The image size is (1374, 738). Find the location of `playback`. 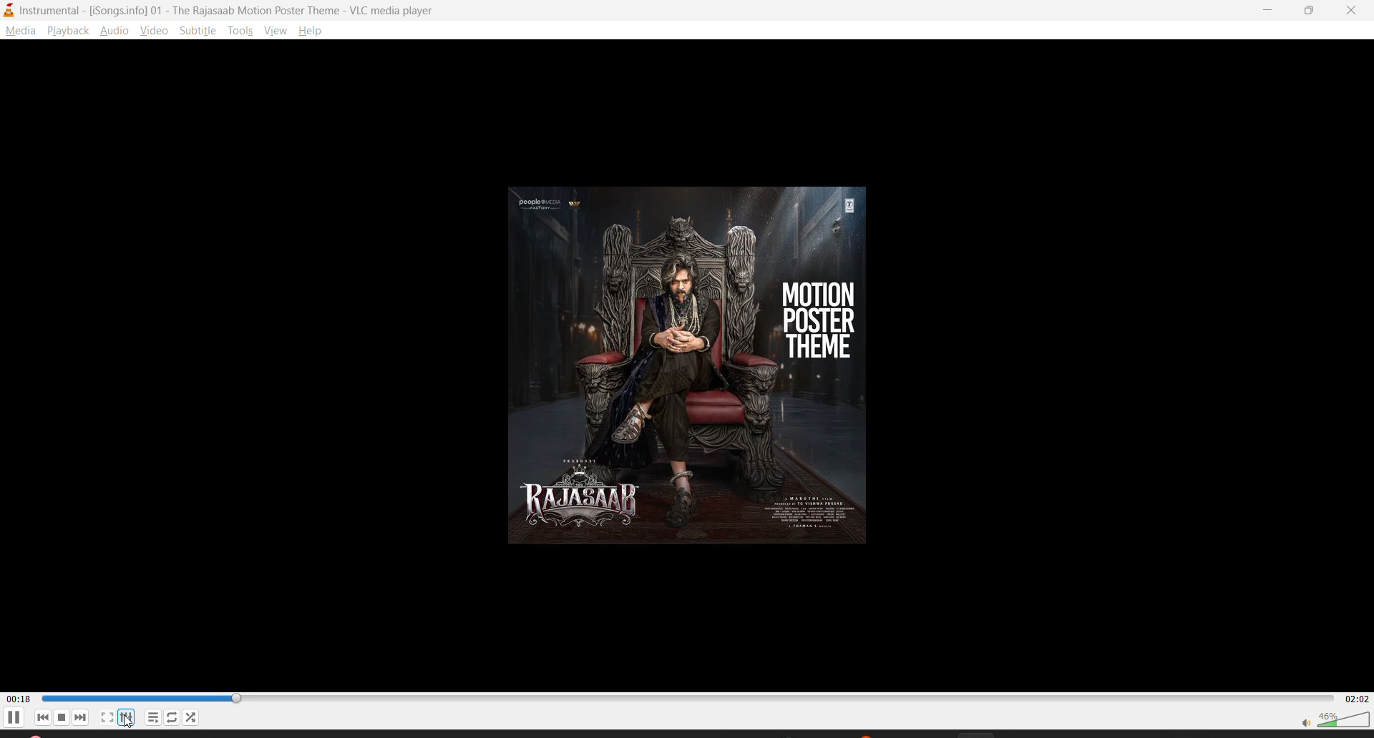

playback is located at coordinates (71, 31).